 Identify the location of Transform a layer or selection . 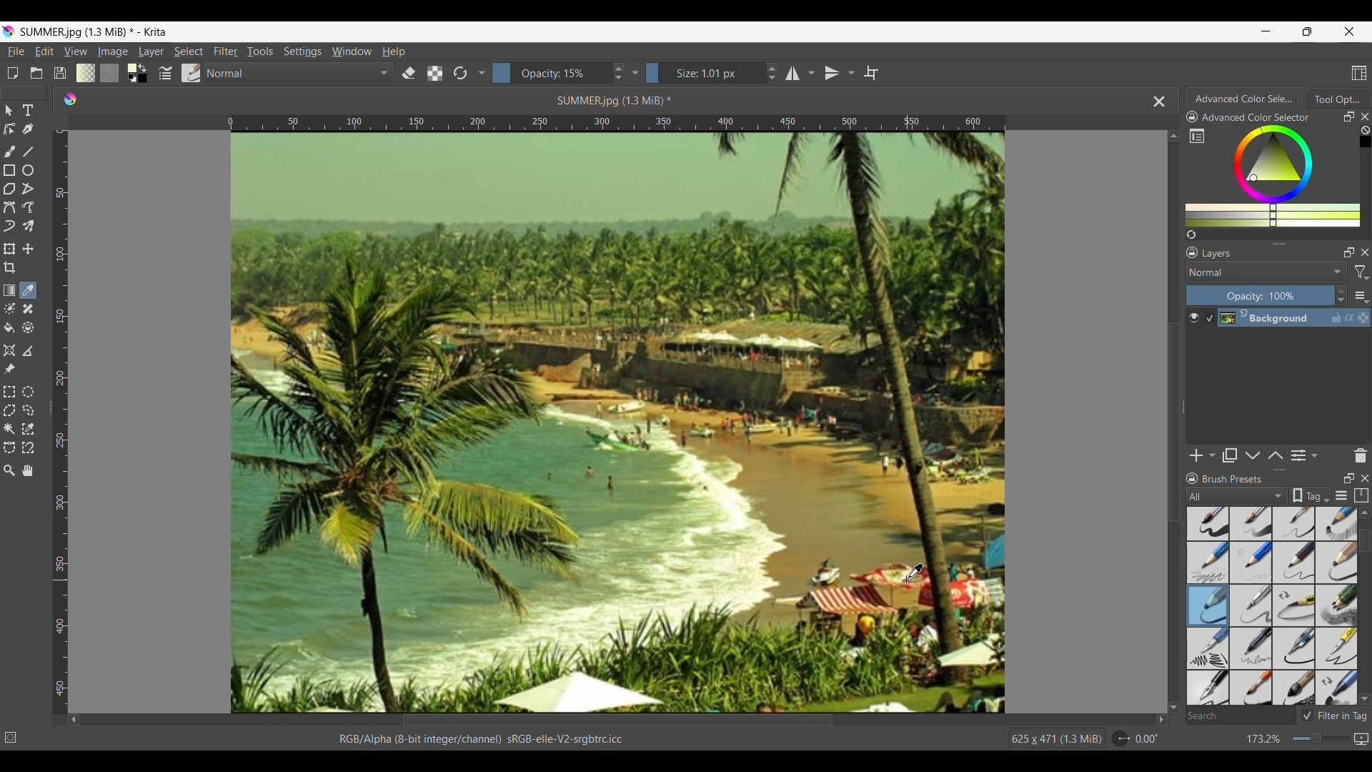
(9, 249).